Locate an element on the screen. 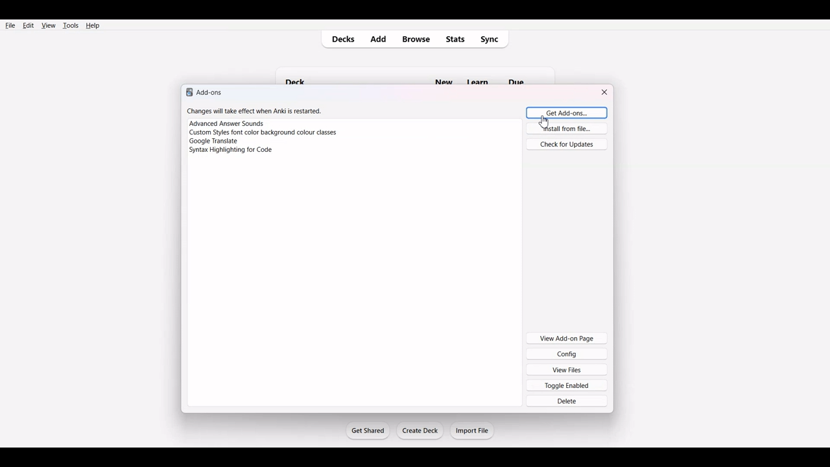  Delete is located at coordinates (567, 401).